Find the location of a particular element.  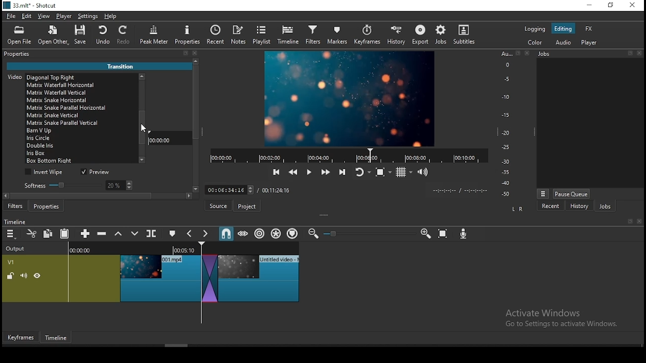

append is located at coordinates (86, 234).